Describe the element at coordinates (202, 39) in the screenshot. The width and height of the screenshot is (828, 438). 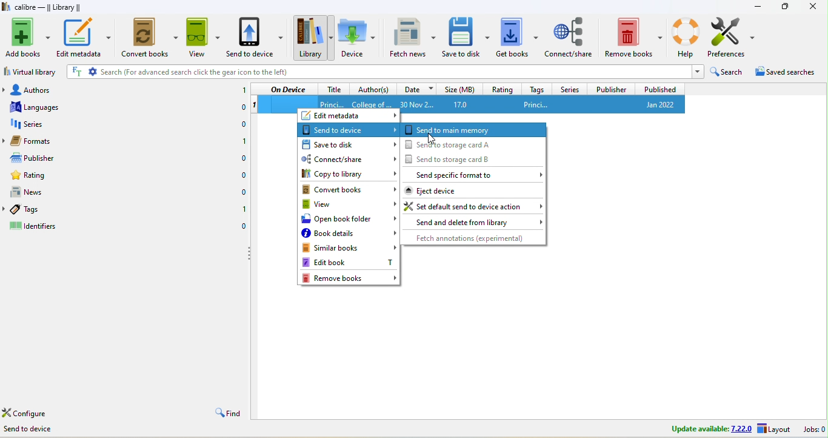
I see `view` at that location.